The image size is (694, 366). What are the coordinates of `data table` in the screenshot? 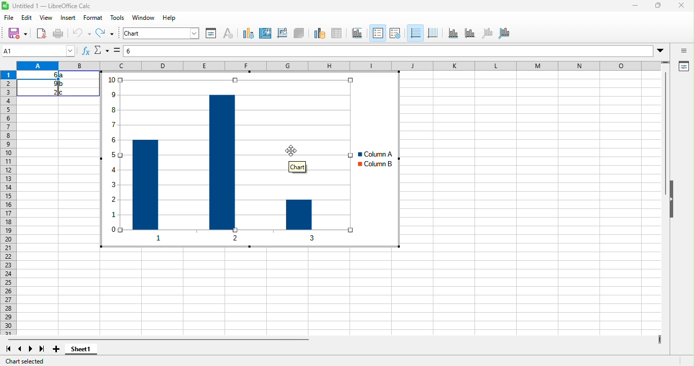 It's located at (338, 34).